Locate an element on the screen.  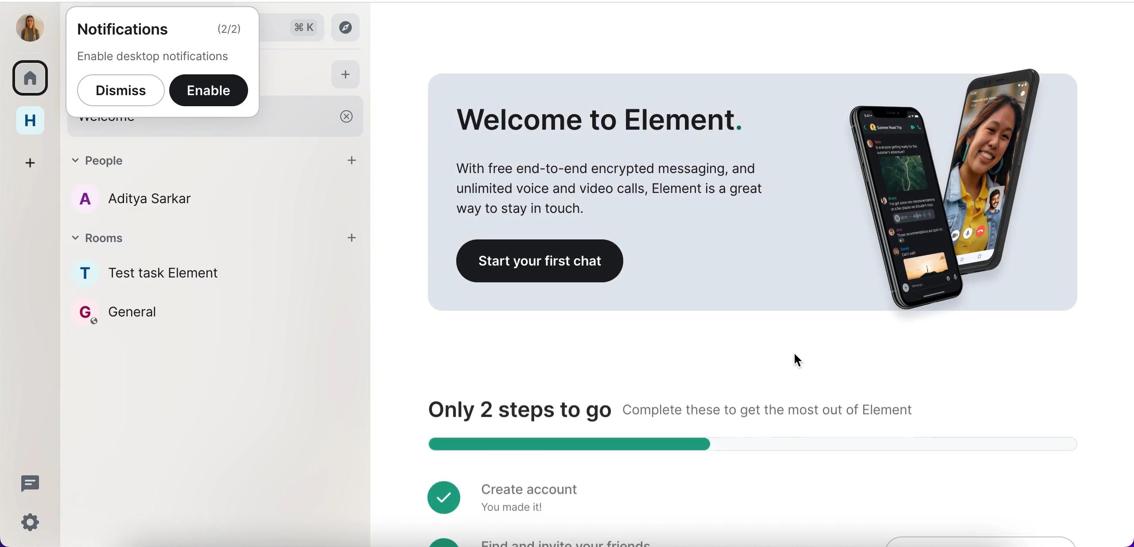
a aditya sarkar is located at coordinates (169, 200).